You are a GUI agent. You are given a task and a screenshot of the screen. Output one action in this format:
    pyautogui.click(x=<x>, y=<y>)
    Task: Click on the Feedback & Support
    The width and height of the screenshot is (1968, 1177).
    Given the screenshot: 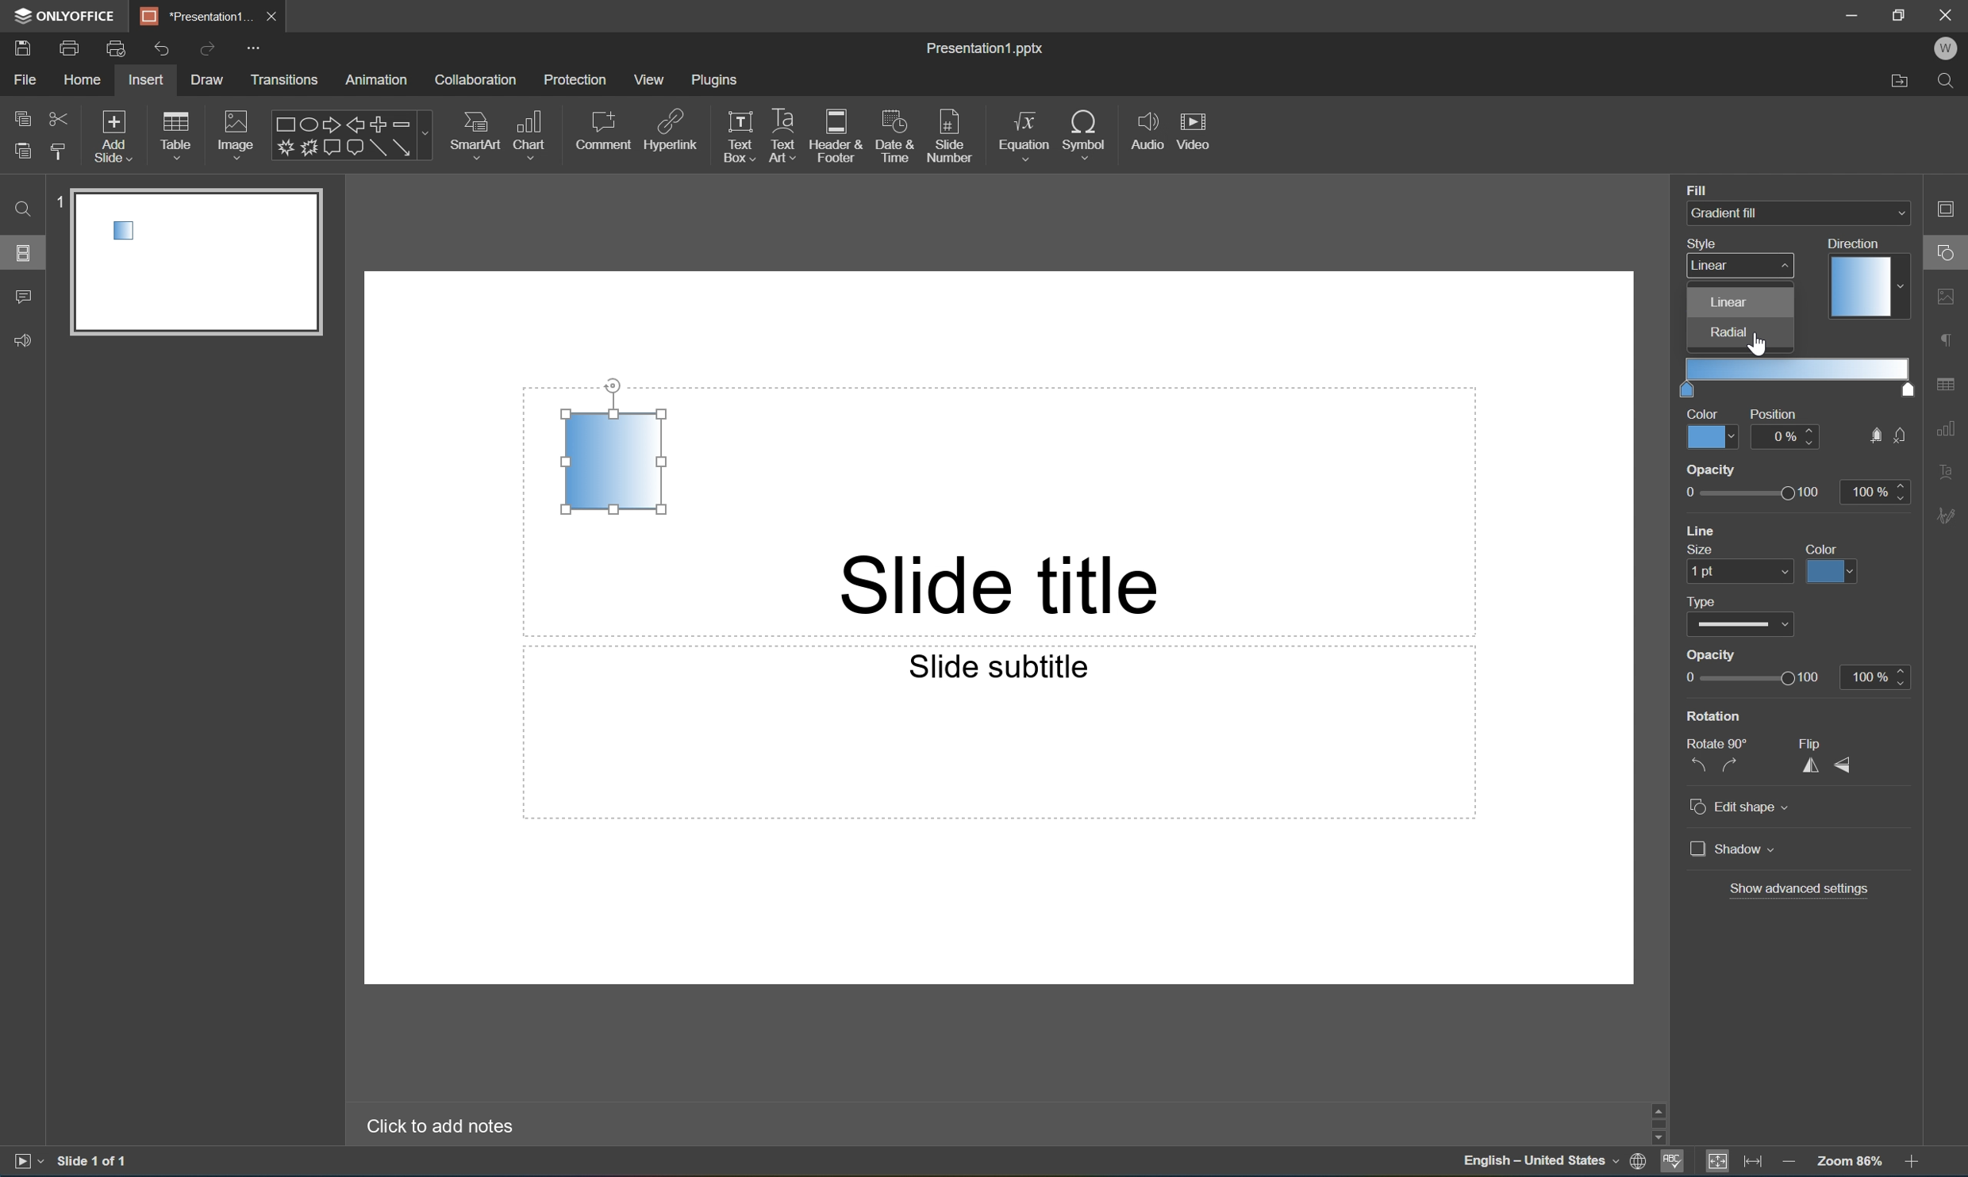 What is the action you would take?
    pyautogui.click(x=25, y=341)
    